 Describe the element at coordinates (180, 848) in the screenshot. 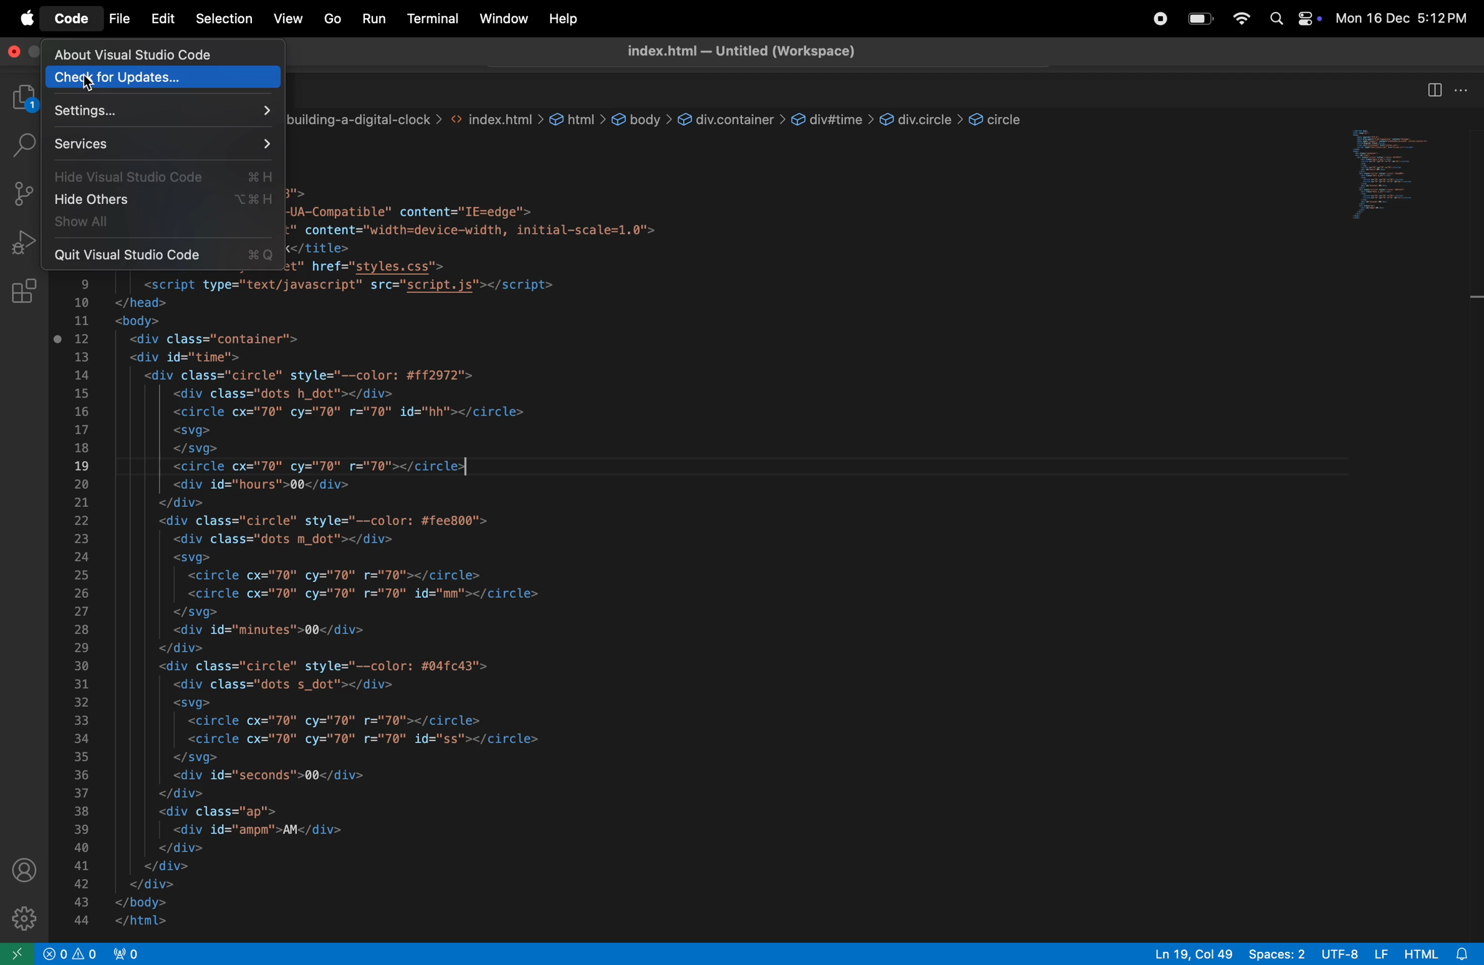

I see `</div>` at that location.